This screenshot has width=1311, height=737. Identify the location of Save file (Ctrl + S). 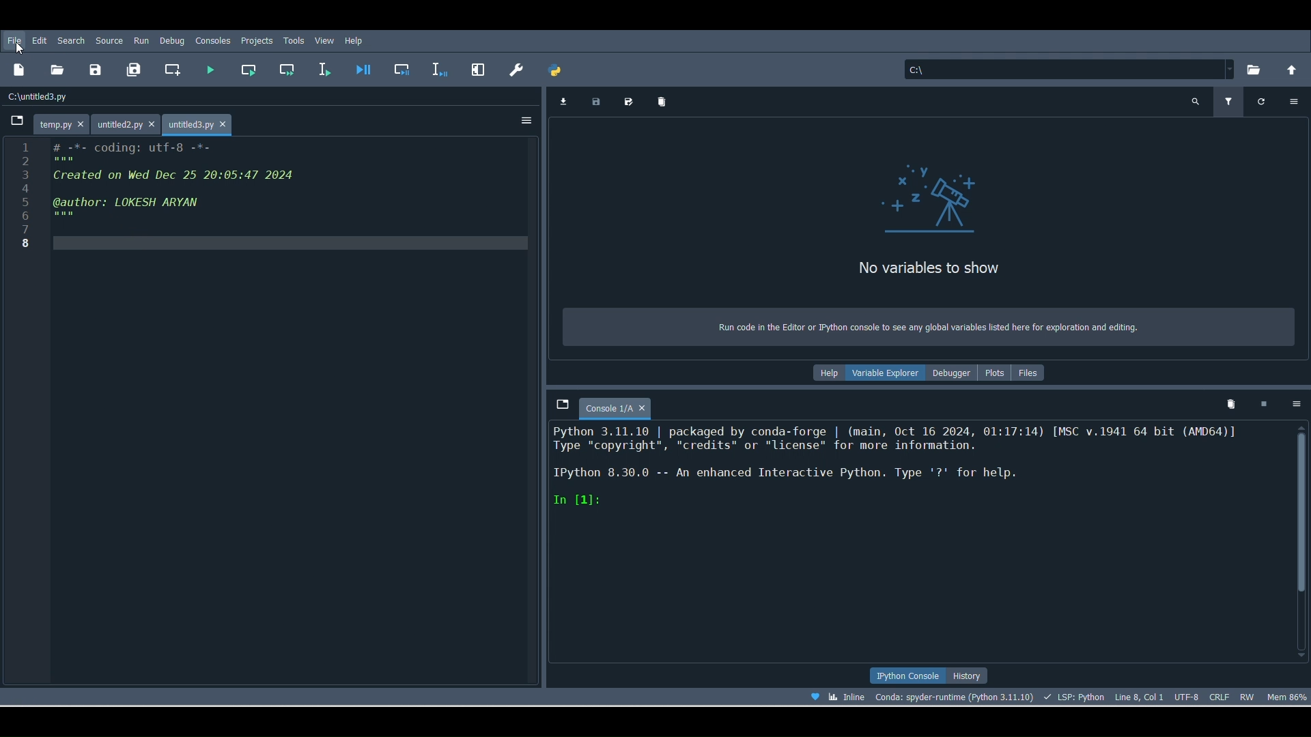
(95, 69).